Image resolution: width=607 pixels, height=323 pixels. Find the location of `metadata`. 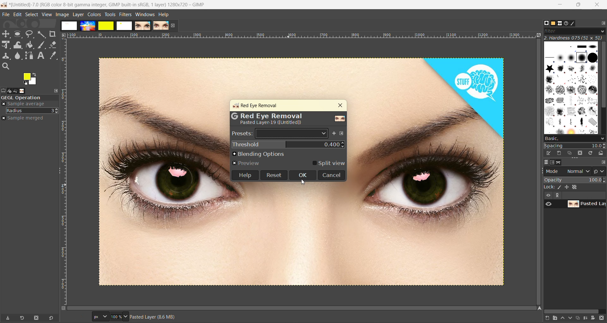

metadata is located at coordinates (153, 317).